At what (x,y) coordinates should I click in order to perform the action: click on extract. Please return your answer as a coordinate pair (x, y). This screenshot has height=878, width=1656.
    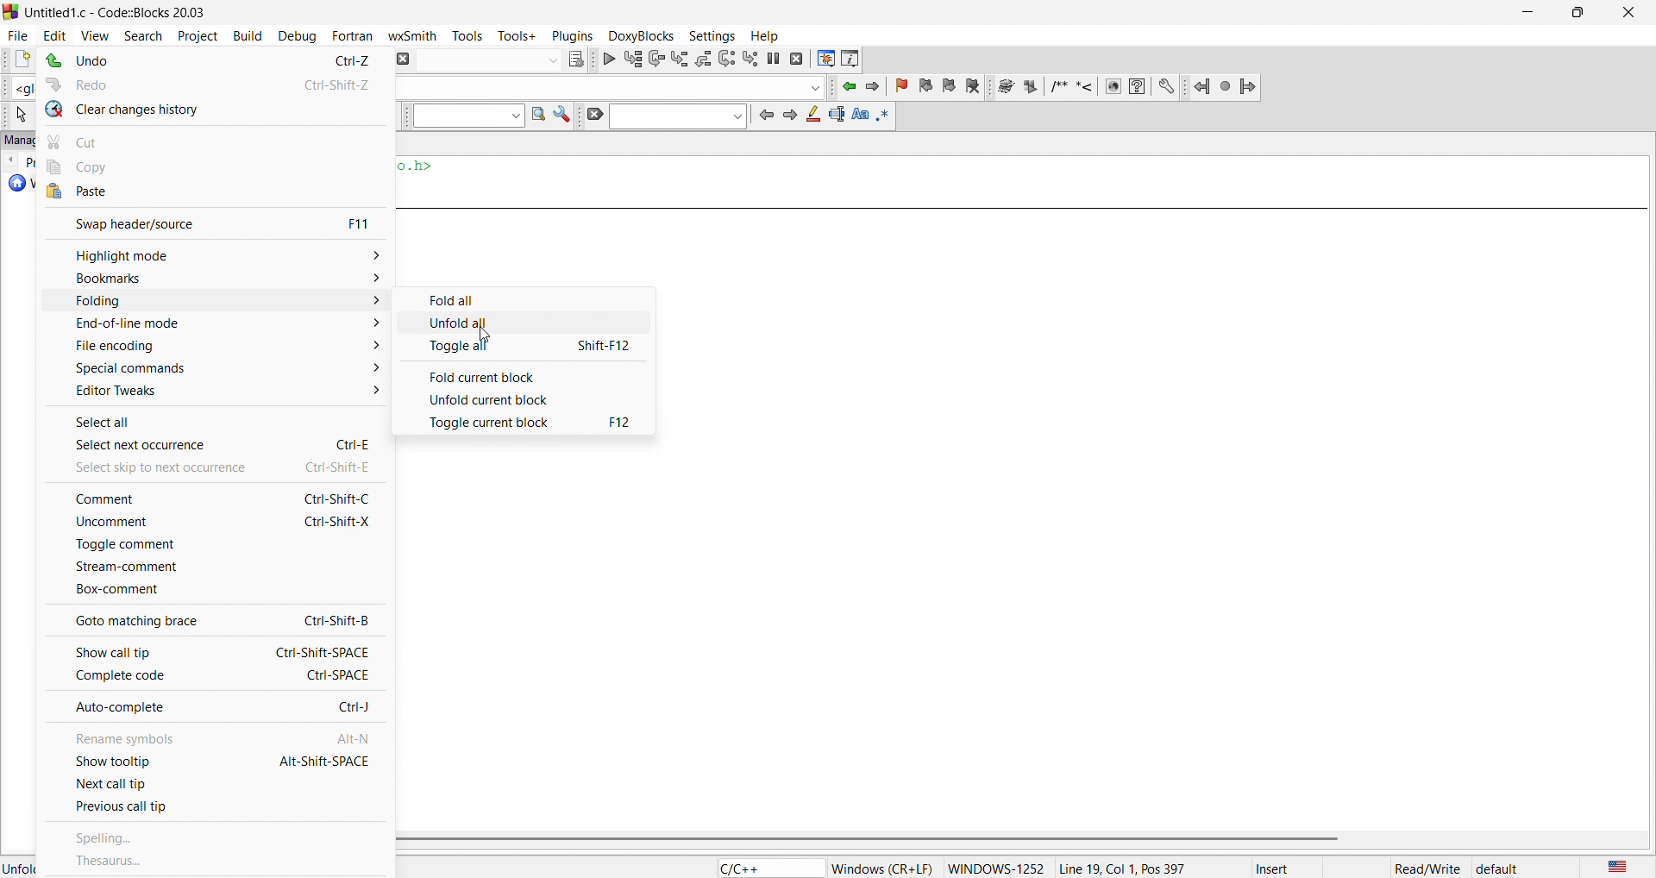
    Looking at the image, I should click on (1032, 88).